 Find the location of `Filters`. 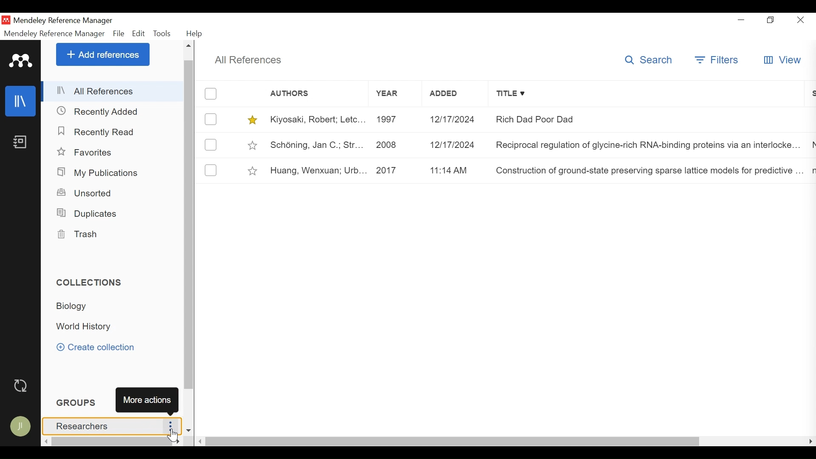

Filters is located at coordinates (716, 59).